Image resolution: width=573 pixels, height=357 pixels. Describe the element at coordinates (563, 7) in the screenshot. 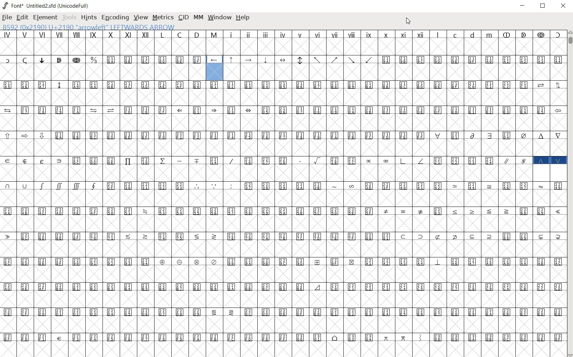

I see `close` at that location.